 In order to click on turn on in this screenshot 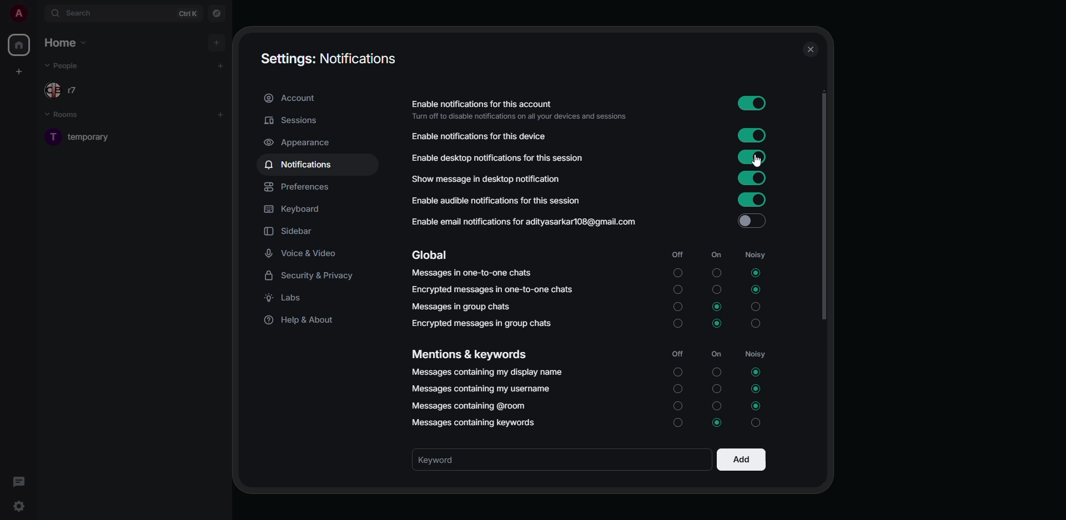, I will do `click(677, 324)`.